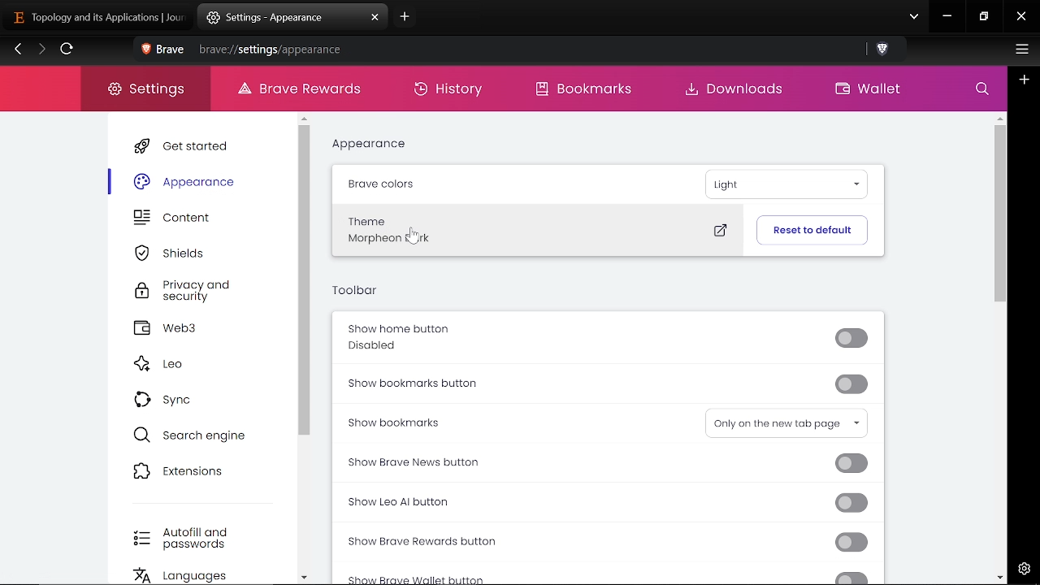 This screenshot has height=585, width=1040. I want to click on Search engine, so click(192, 435).